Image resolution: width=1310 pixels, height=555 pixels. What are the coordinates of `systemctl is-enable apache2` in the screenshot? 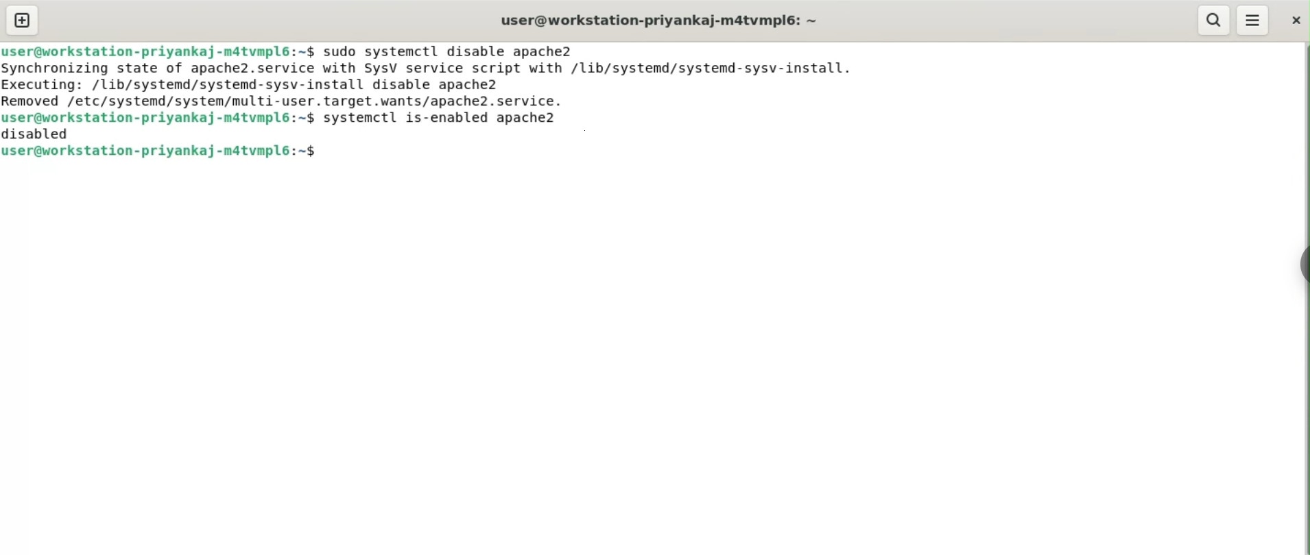 It's located at (452, 120).